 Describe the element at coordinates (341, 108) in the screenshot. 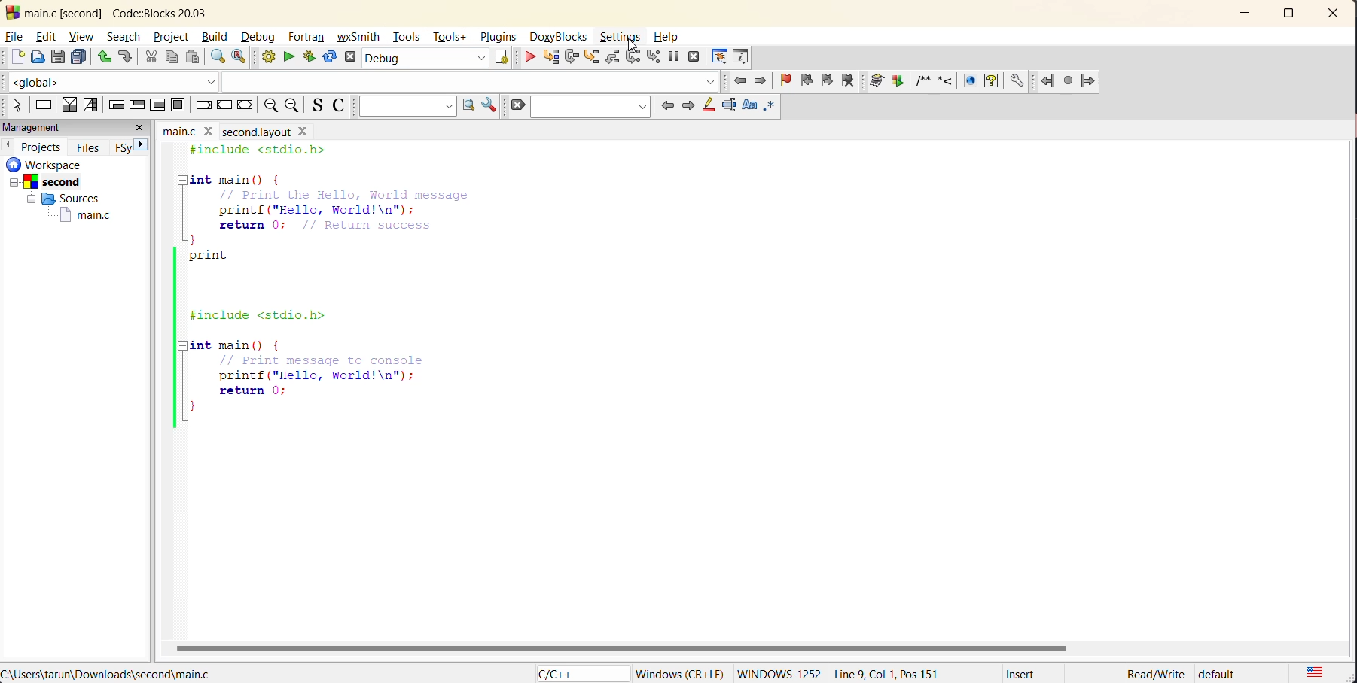

I see `toggle comments` at that location.